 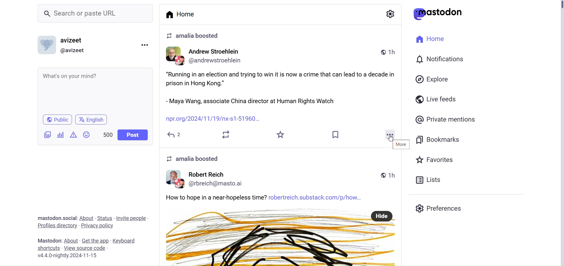 I want to click on Get the app, so click(x=96, y=240).